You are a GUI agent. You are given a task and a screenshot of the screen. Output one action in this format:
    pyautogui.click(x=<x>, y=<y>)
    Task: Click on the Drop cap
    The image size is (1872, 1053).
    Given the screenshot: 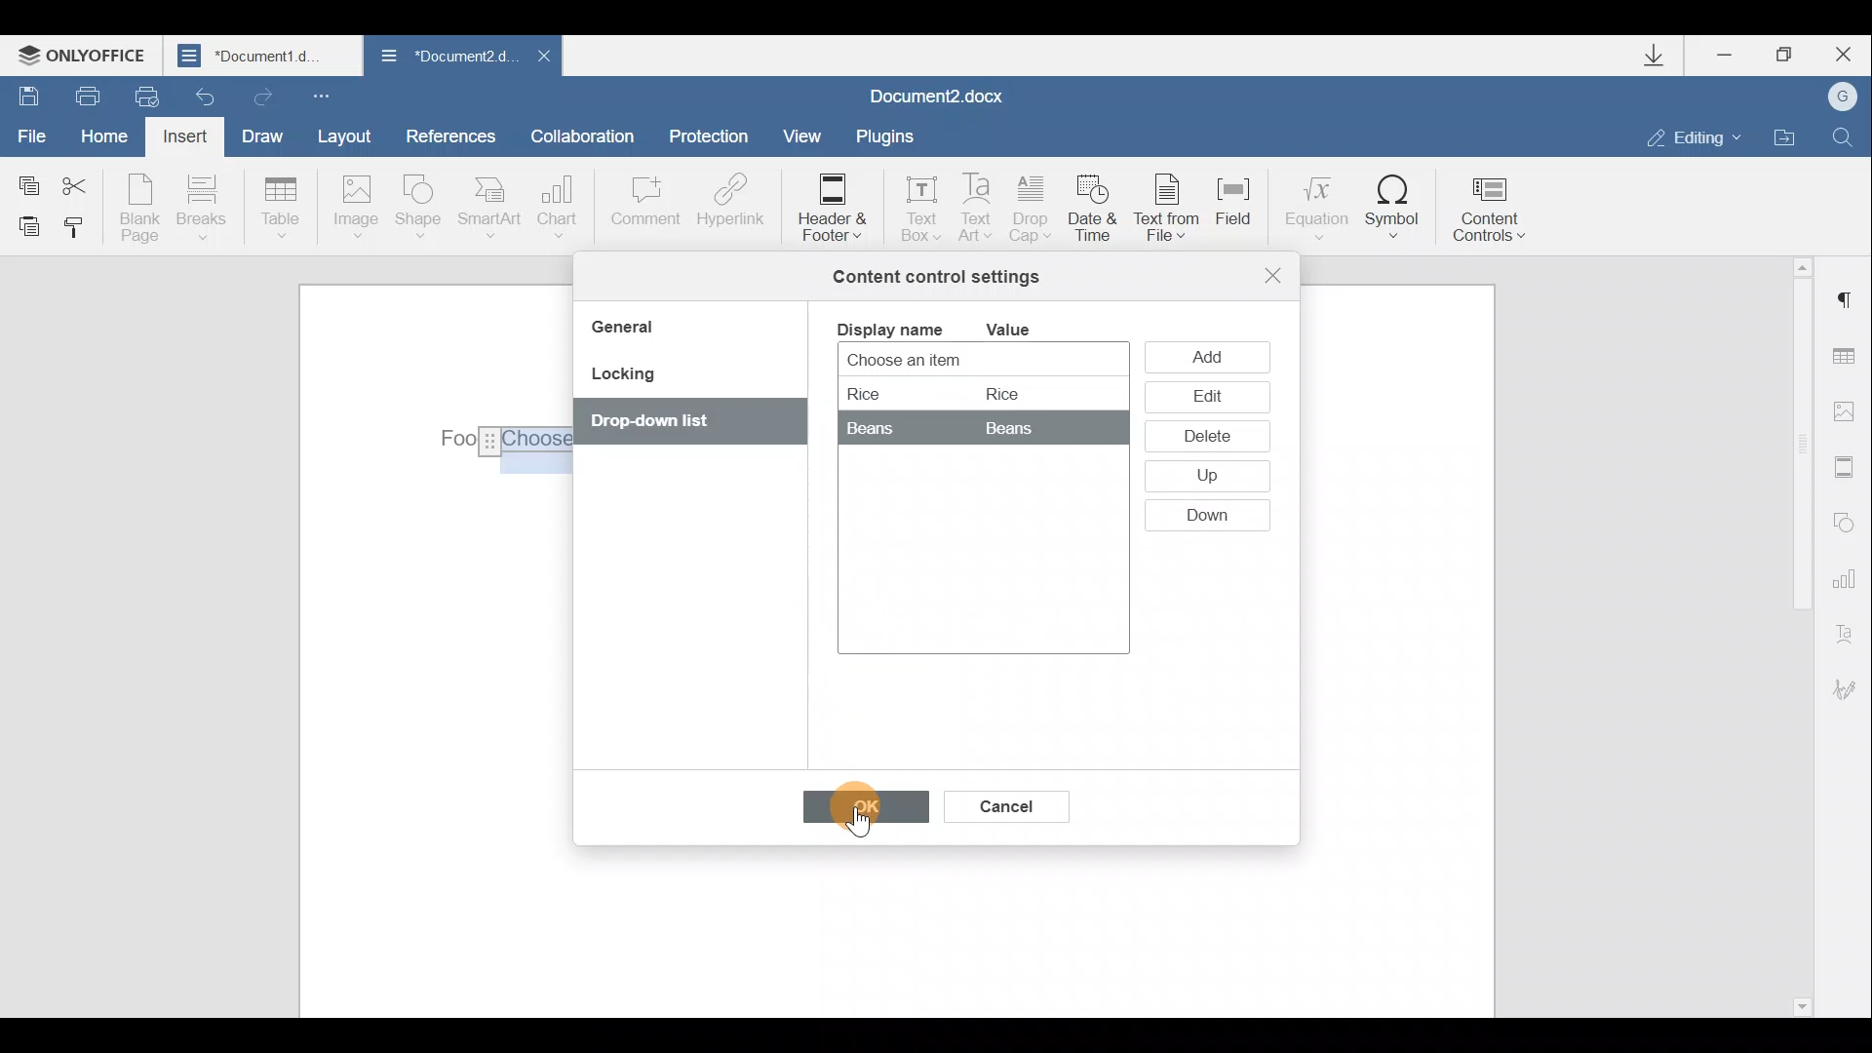 What is the action you would take?
    pyautogui.click(x=1032, y=211)
    